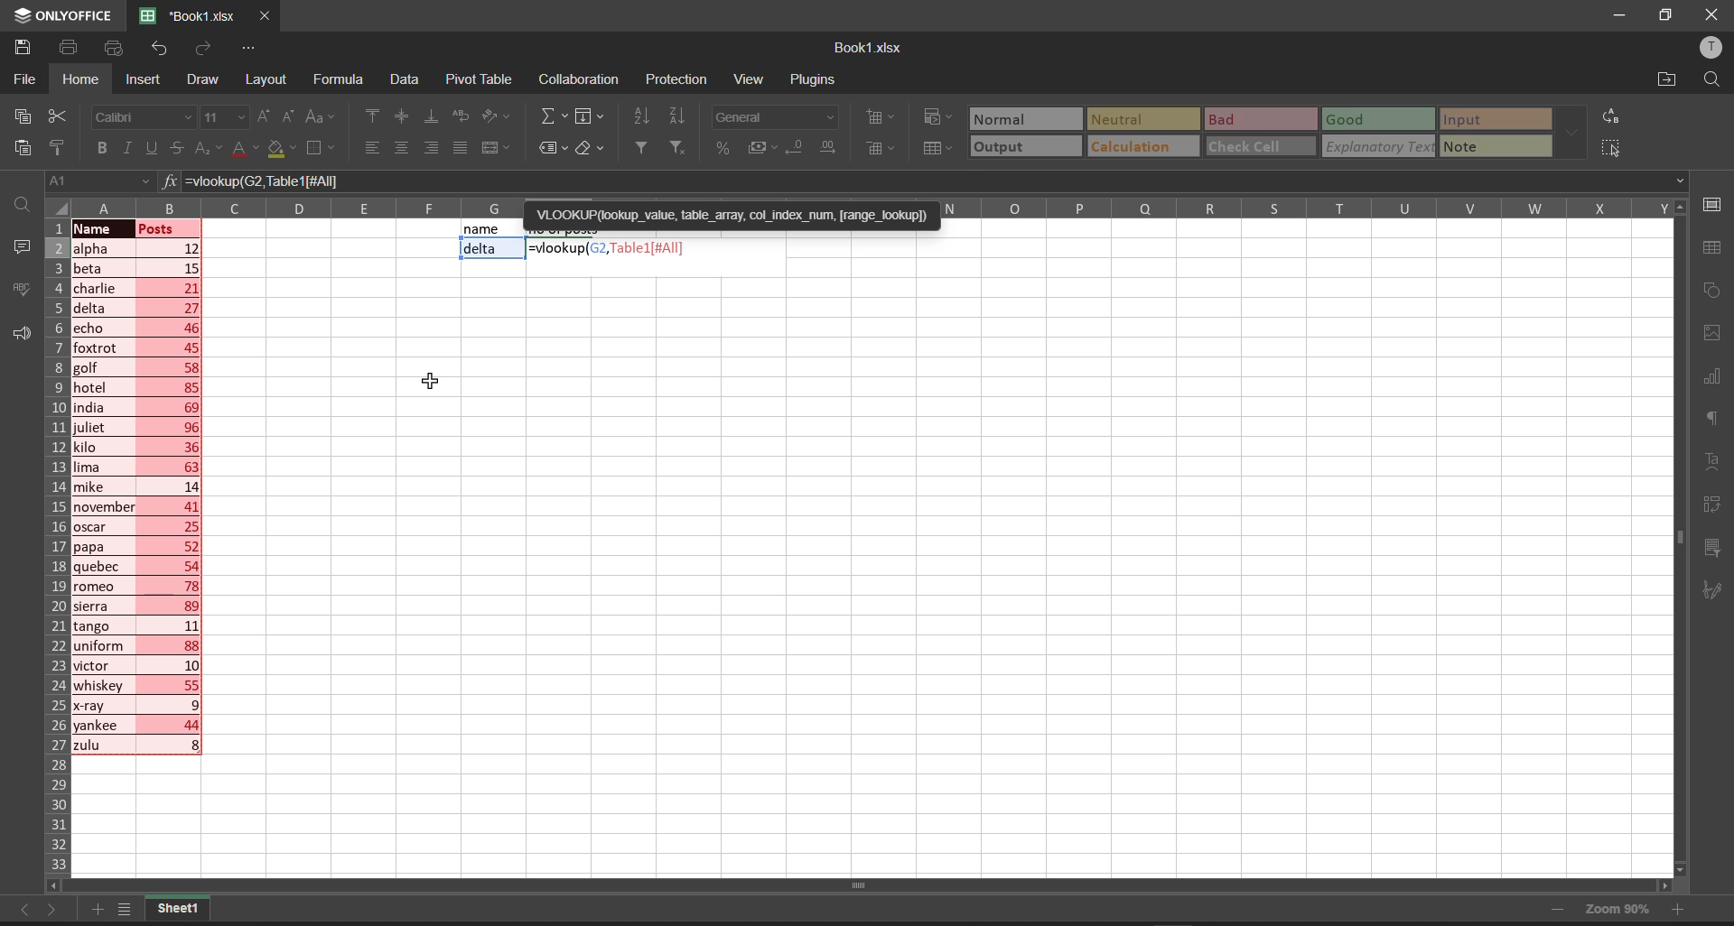 Image resolution: width=1734 pixels, height=926 pixels. What do you see at coordinates (1612, 116) in the screenshot?
I see `replace` at bounding box center [1612, 116].